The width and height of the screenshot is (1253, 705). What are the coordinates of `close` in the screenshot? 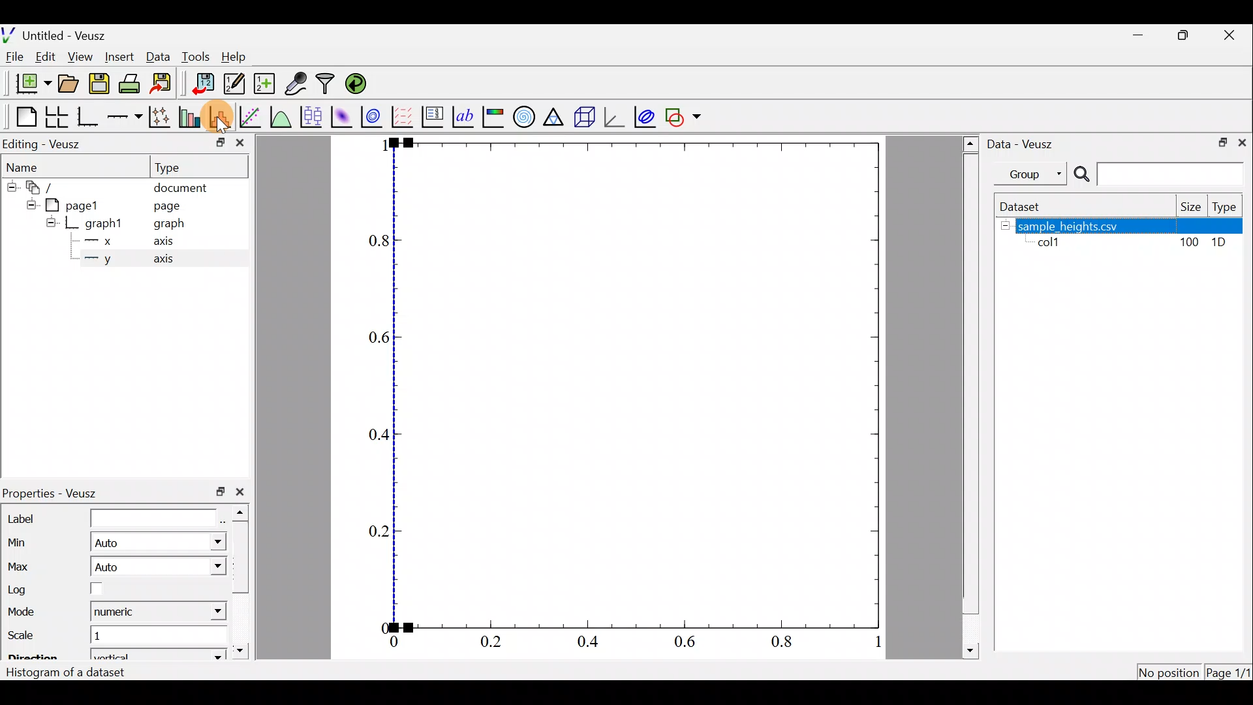 It's located at (244, 492).